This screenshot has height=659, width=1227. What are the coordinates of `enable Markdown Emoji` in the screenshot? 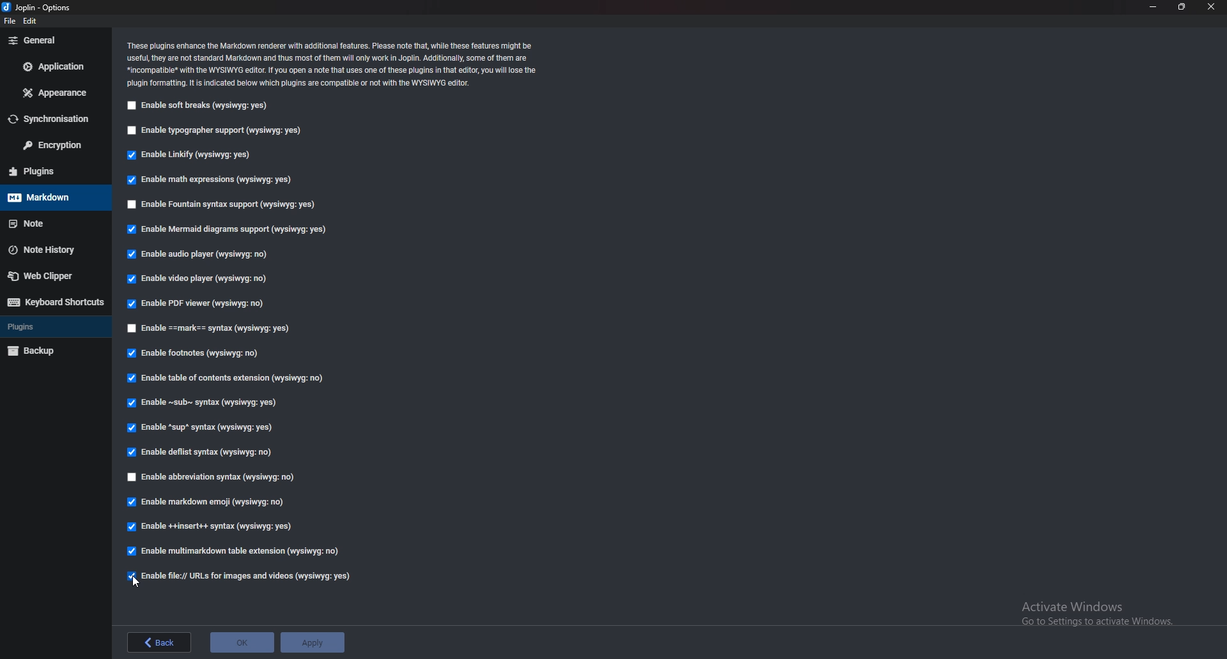 It's located at (208, 503).